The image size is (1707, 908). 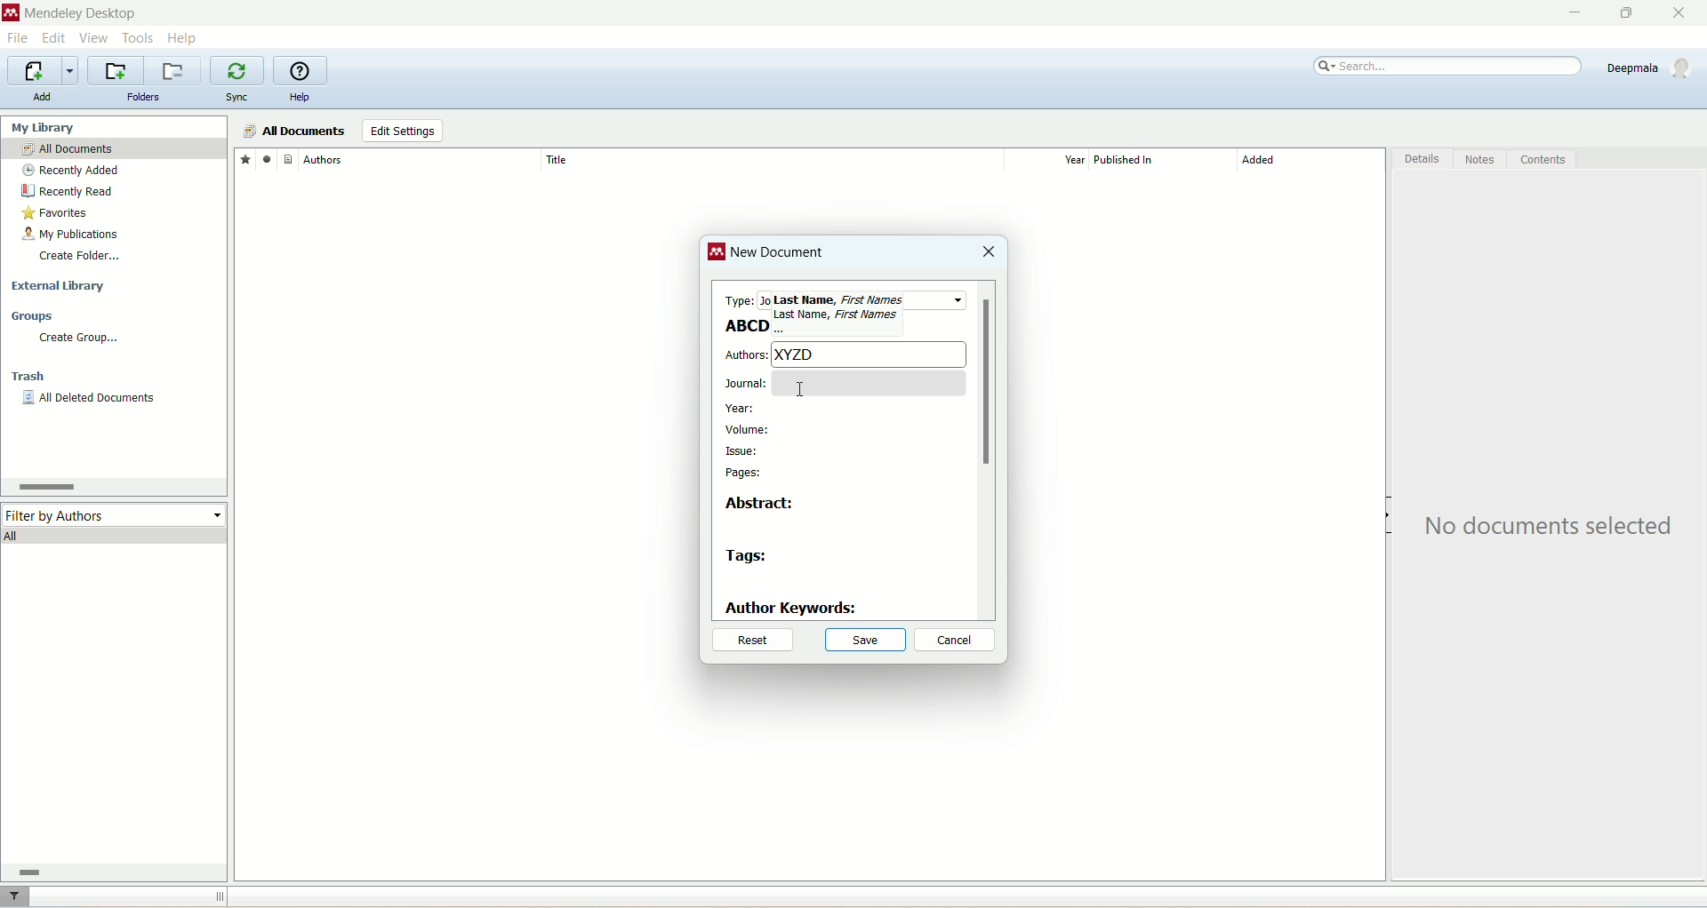 What do you see at coordinates (1423, 162) in the screenshot?
I see `details` at bounding box center [1423, 162].